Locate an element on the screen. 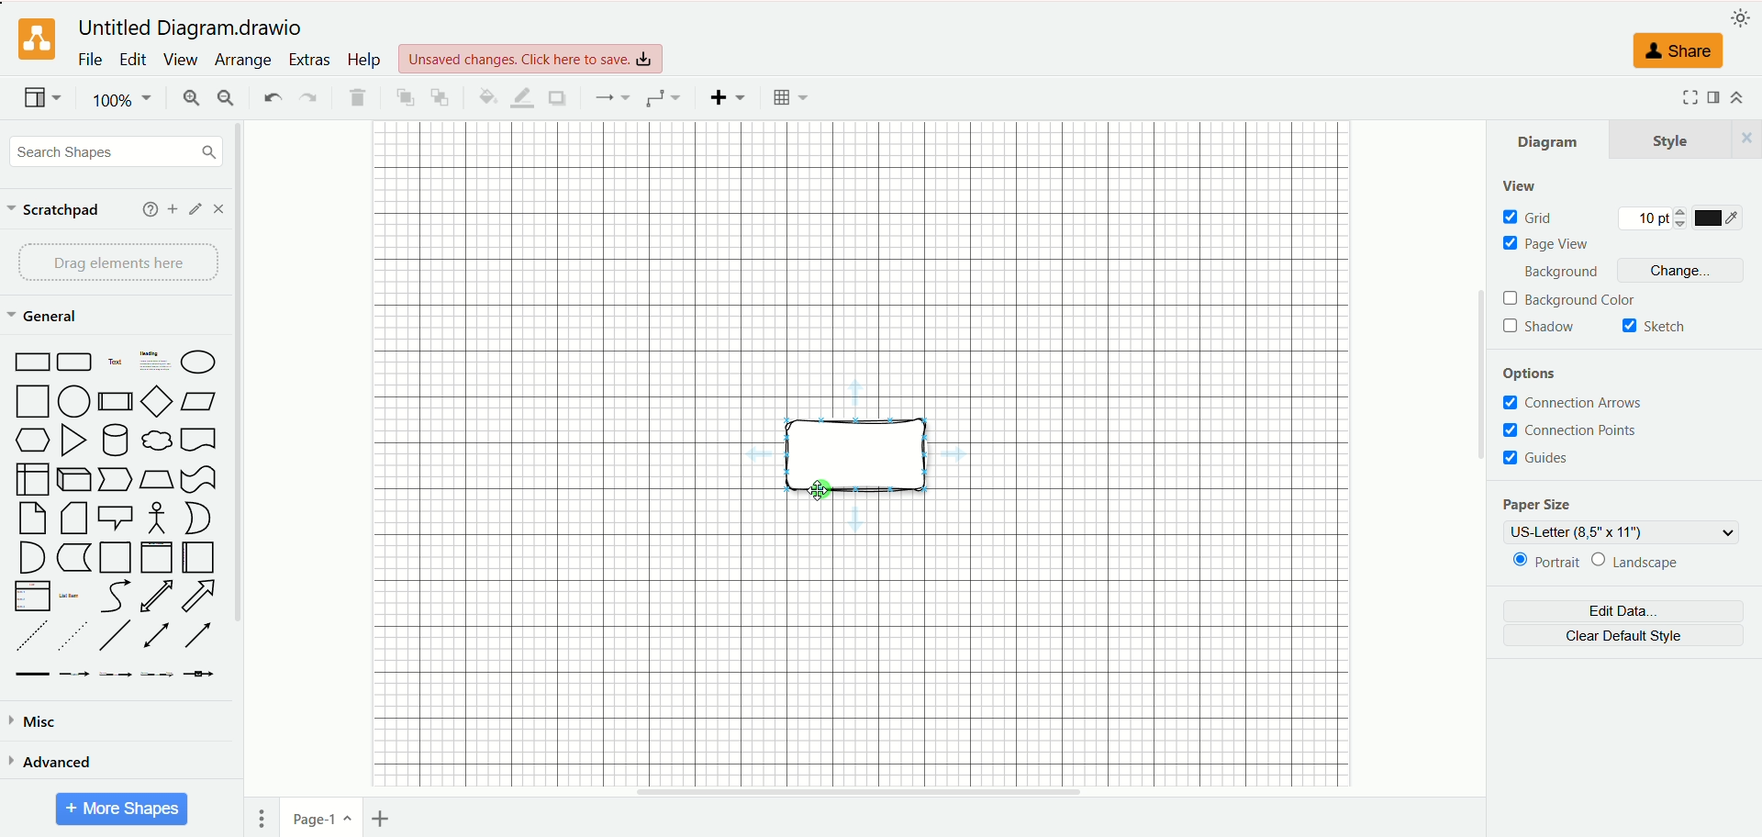  file is located at coordinates (91, 59).